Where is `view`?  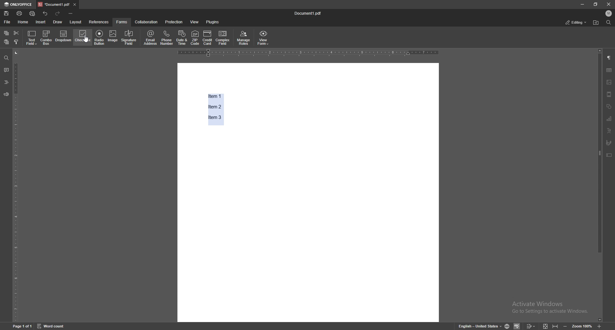
view is located at coordinates (195, 22).